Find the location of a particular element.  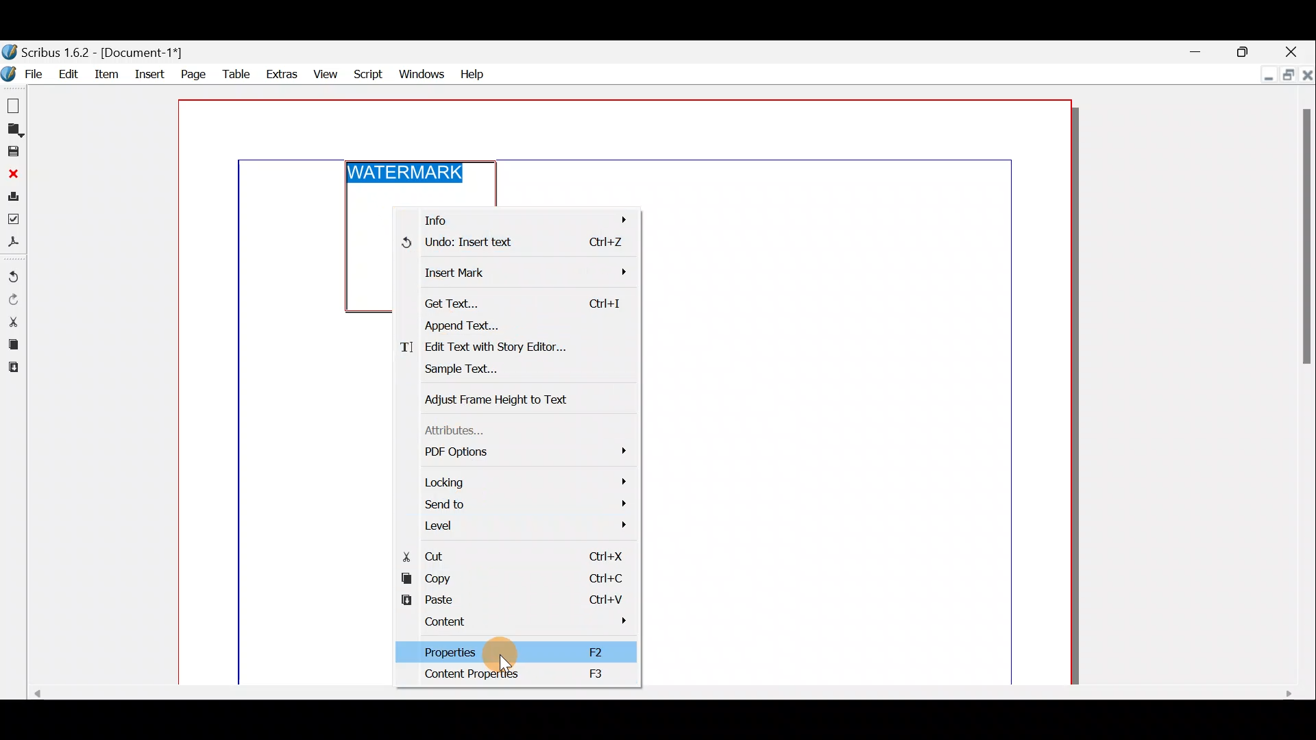

Close is located at coordinates (12, 174).